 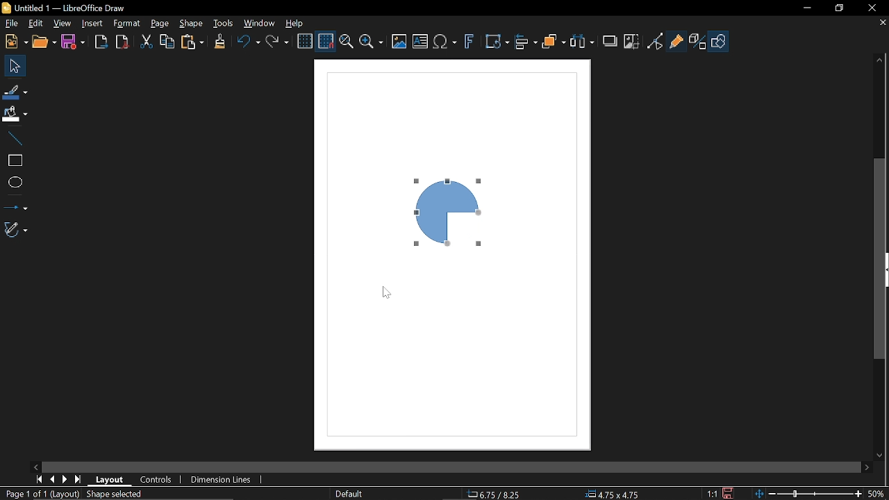 What do you see at coordinates (388, 290) in the screenshot?
I see `cursor` at bounding box center [388, 290].